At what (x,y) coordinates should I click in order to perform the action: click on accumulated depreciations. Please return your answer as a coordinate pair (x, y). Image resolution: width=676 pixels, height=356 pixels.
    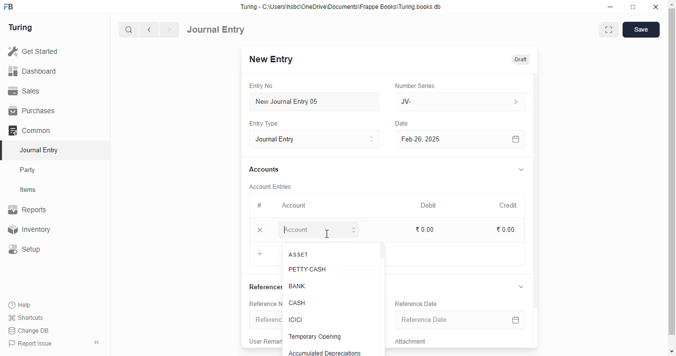
    Looking at the image, I should click on (325, 353).